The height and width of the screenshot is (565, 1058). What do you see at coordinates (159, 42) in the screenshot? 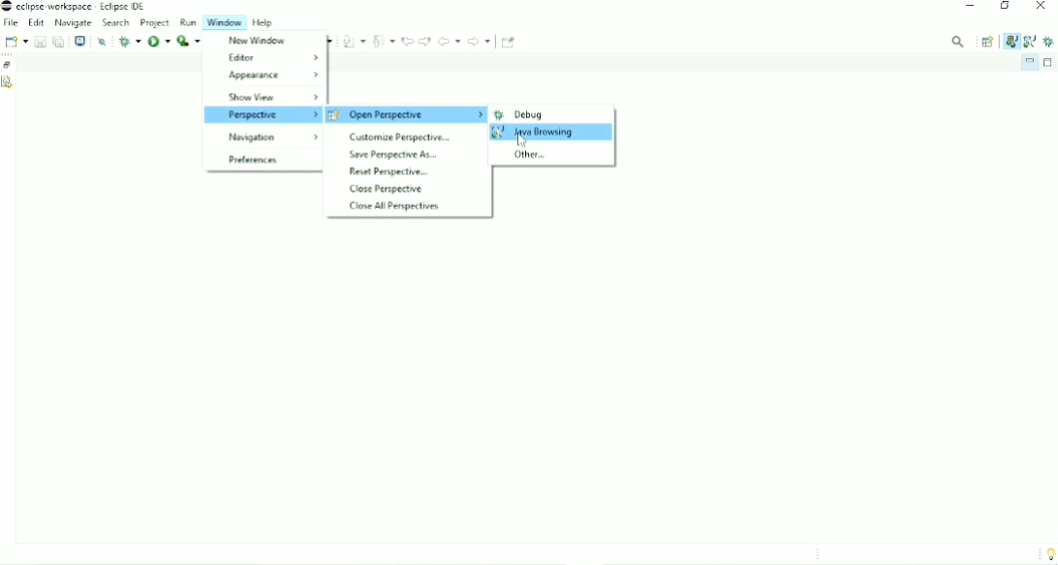
I see `Run` at bounding box center [159, 42].